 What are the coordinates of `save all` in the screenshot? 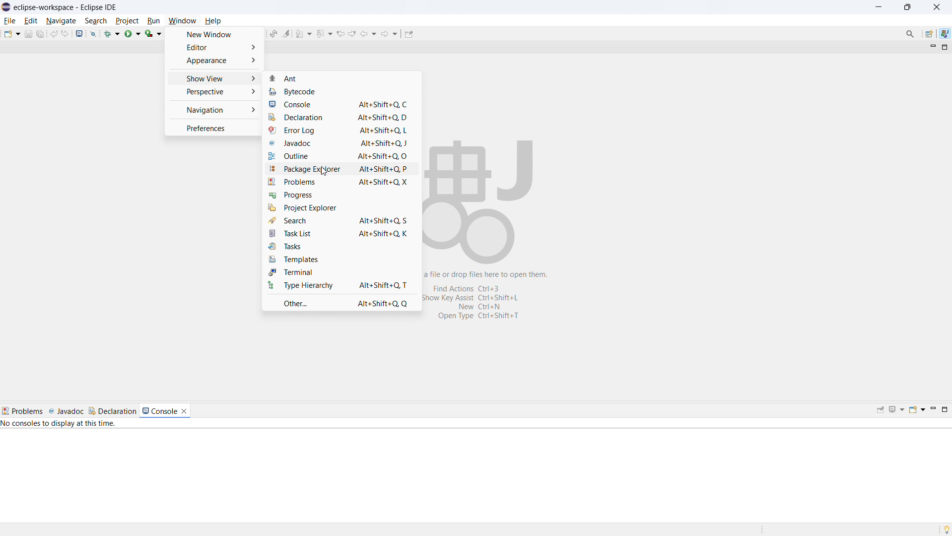 It's located at (41, 34).